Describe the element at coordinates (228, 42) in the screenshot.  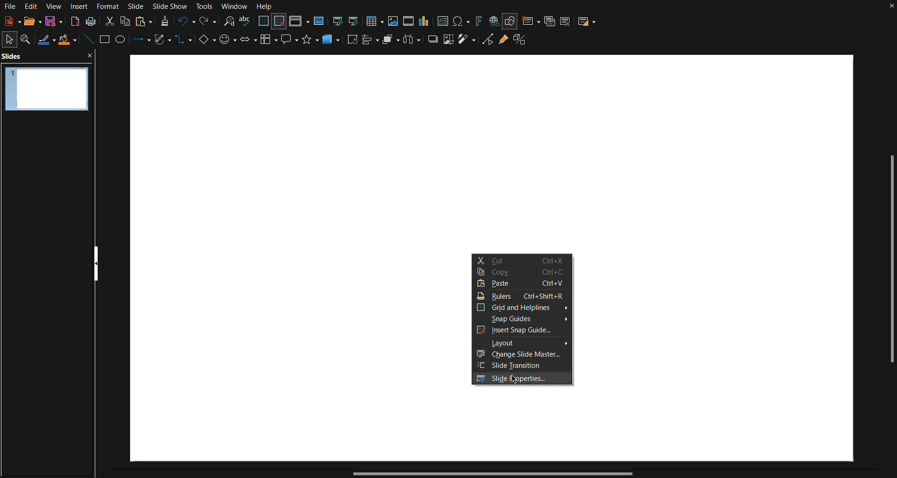
I see `Symbol Shapes` at that location.